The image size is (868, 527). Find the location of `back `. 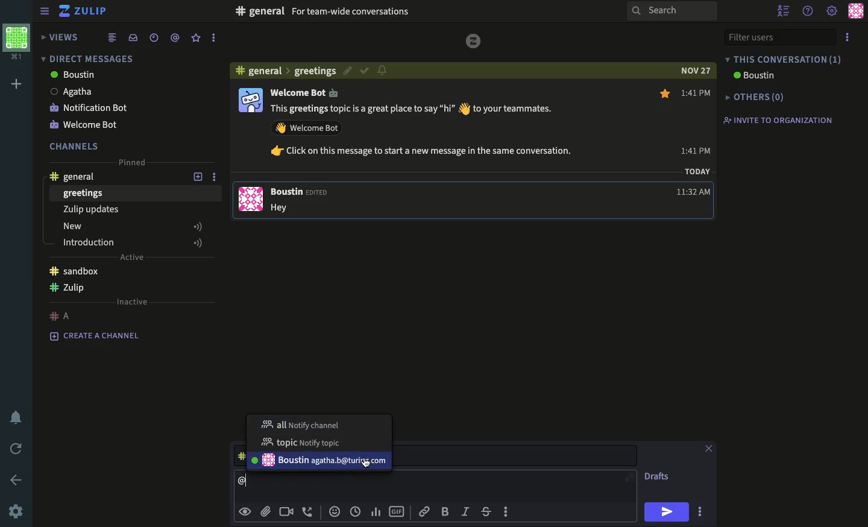

back  is located at coordinates (17, 481).